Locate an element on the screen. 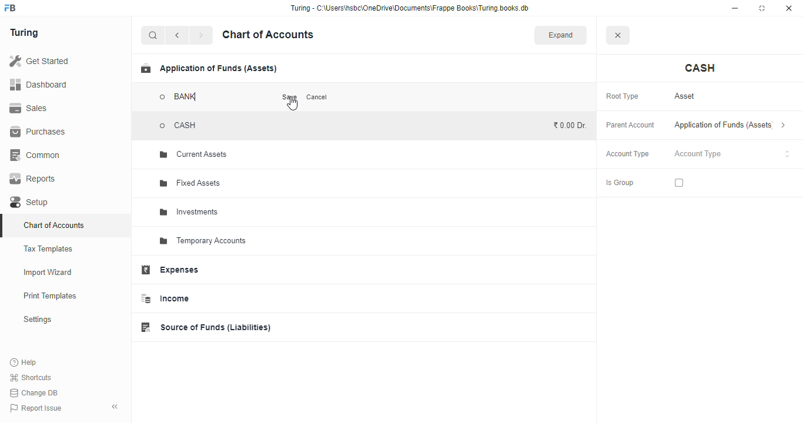 Image resolution: width=803 pixels, height=423 pixels. investments is located at coordinates (189, 212).